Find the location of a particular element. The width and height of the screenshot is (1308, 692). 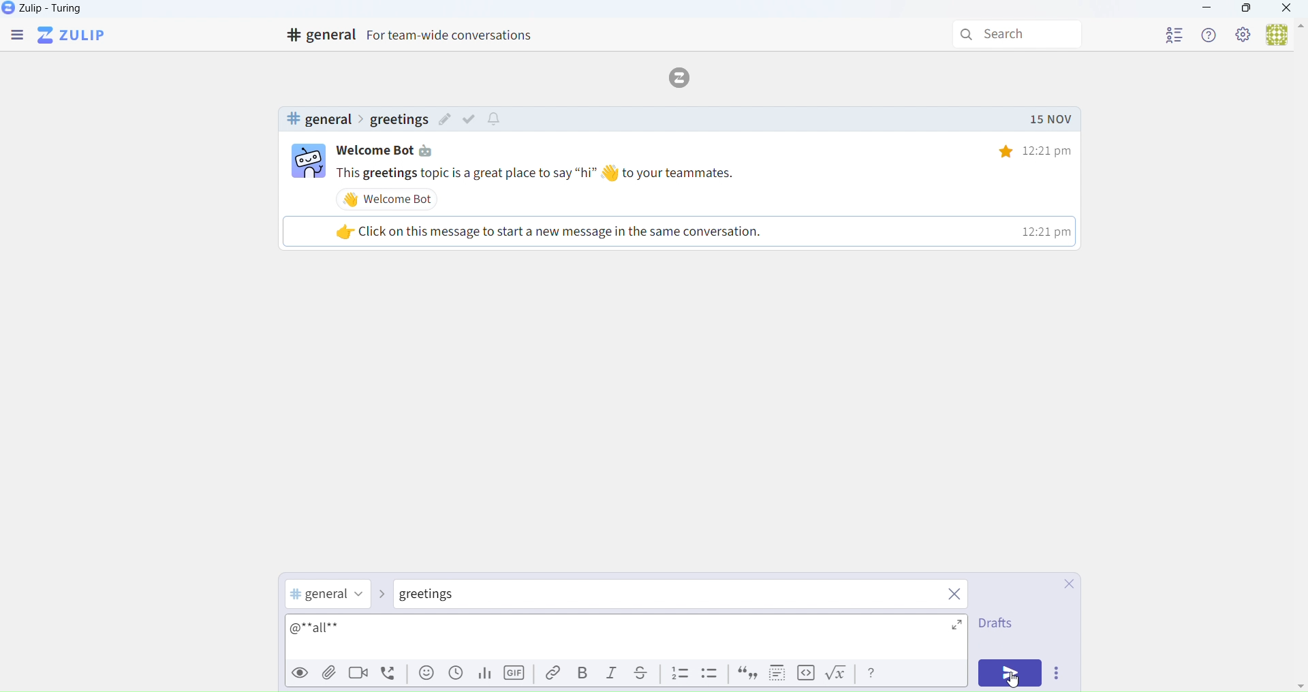

Search is located at coordinates (1020, 35).